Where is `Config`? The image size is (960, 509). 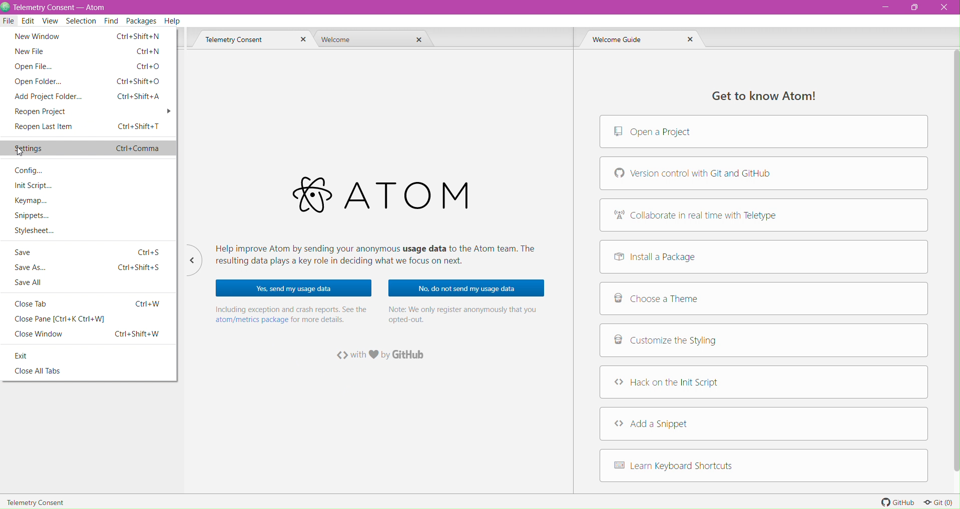 Config is located at coordinates (44, 171).